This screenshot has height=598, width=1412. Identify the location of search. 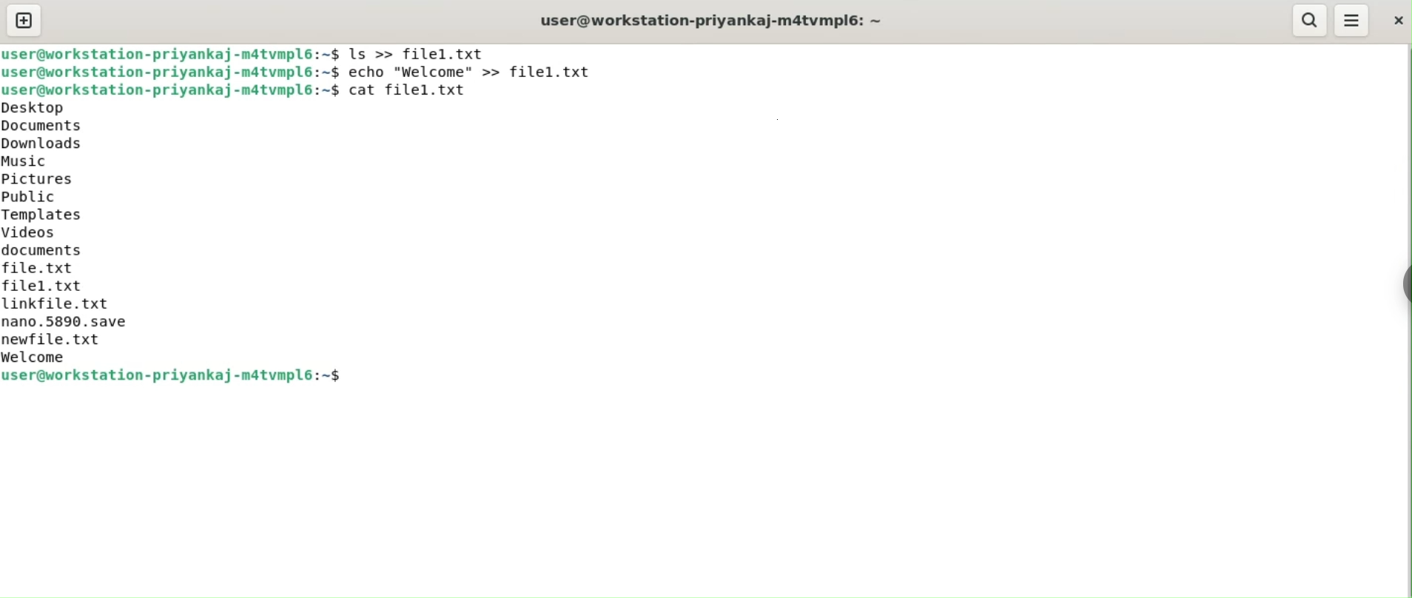
(1308, 20).